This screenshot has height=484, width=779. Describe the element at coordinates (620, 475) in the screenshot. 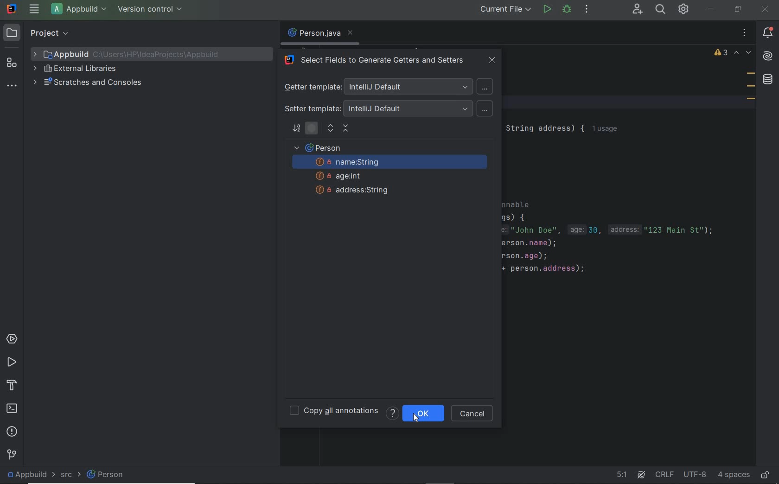

I see `go to line` at that location.